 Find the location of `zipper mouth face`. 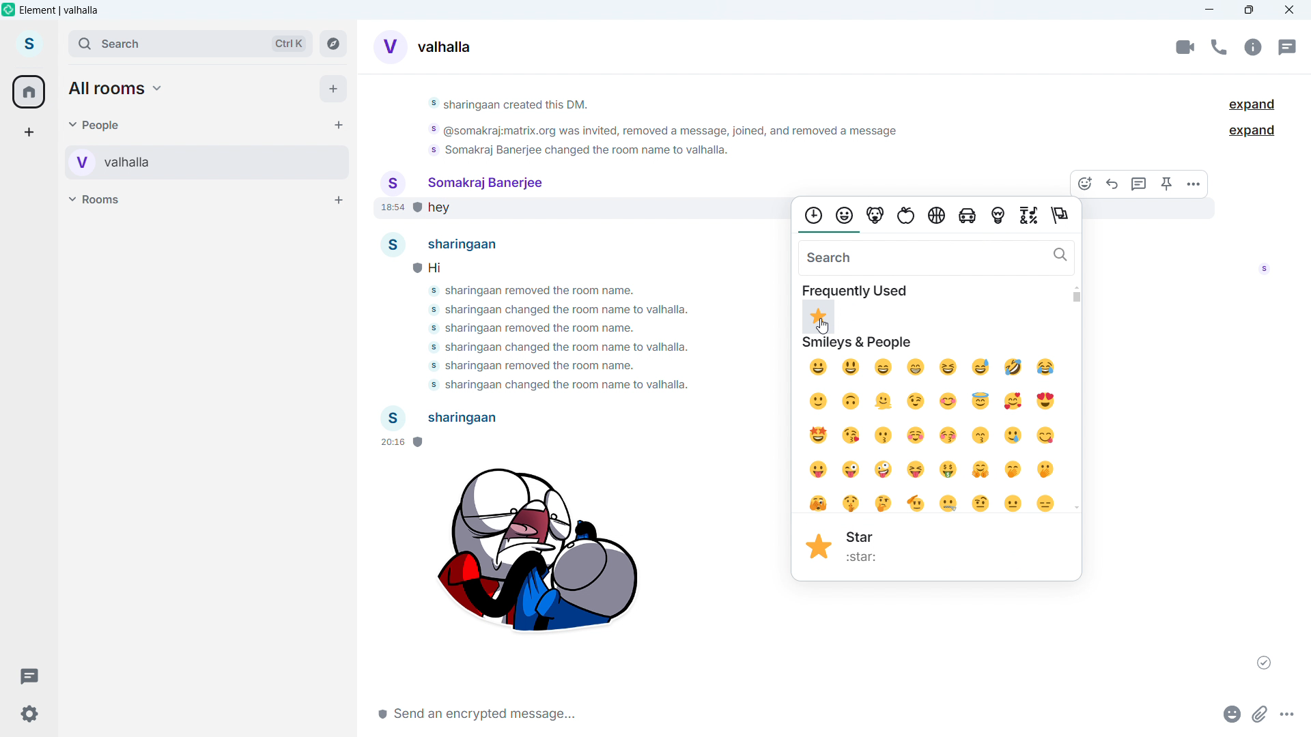

zipper mouth face is located at coordinates (950, 504).